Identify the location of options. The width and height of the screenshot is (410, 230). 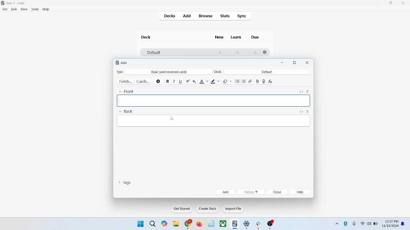
(159, 81).